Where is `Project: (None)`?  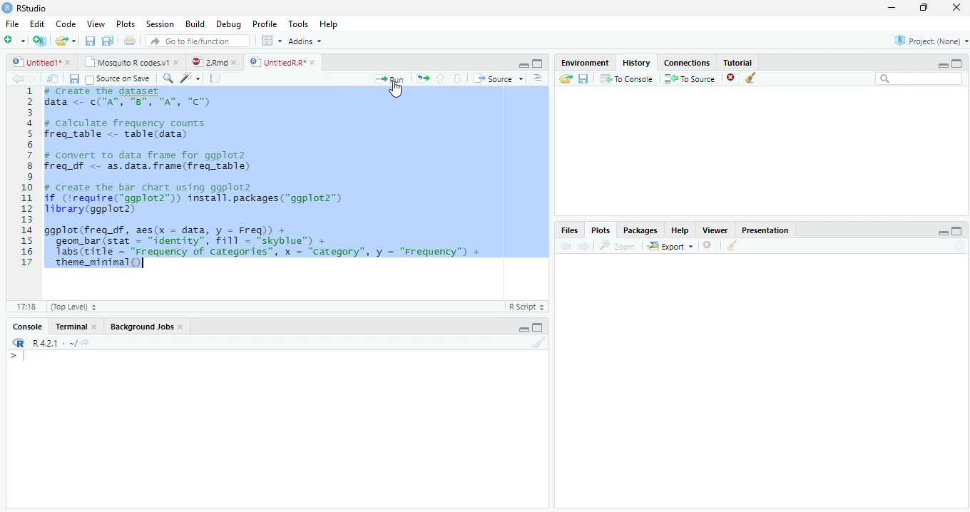
Project: (None) is located at coordinates (926, 42).